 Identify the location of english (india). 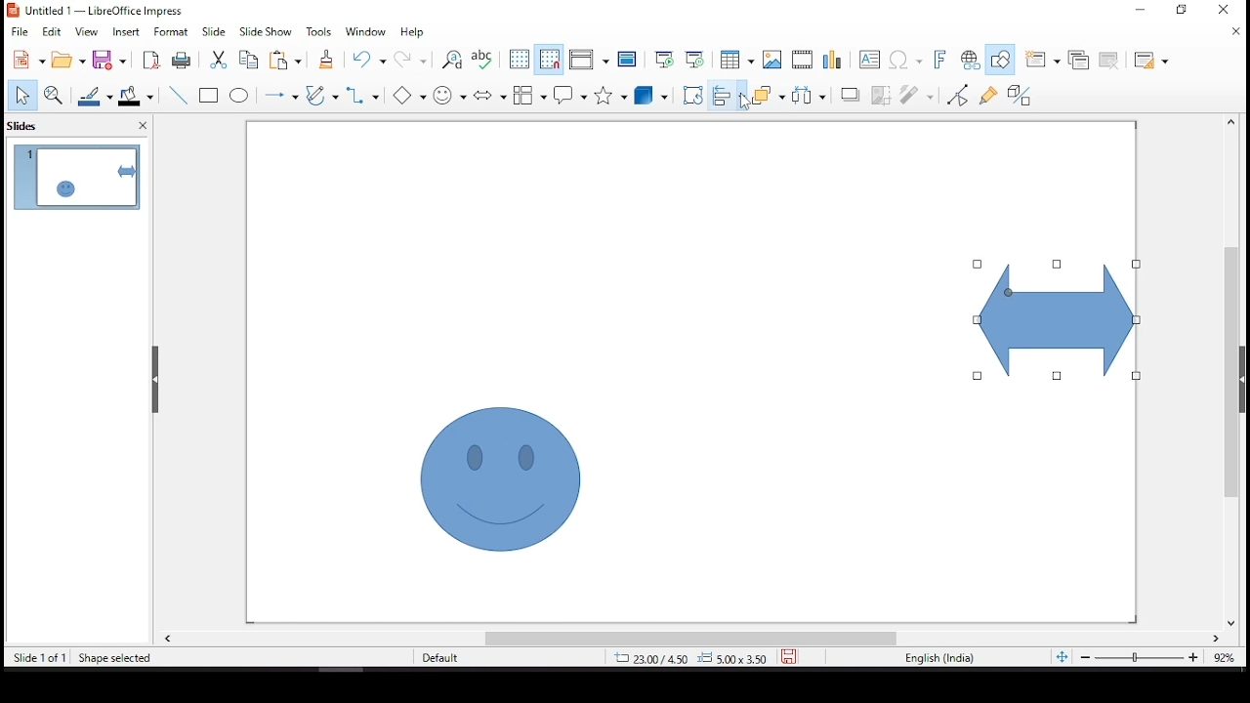
(939, 659).